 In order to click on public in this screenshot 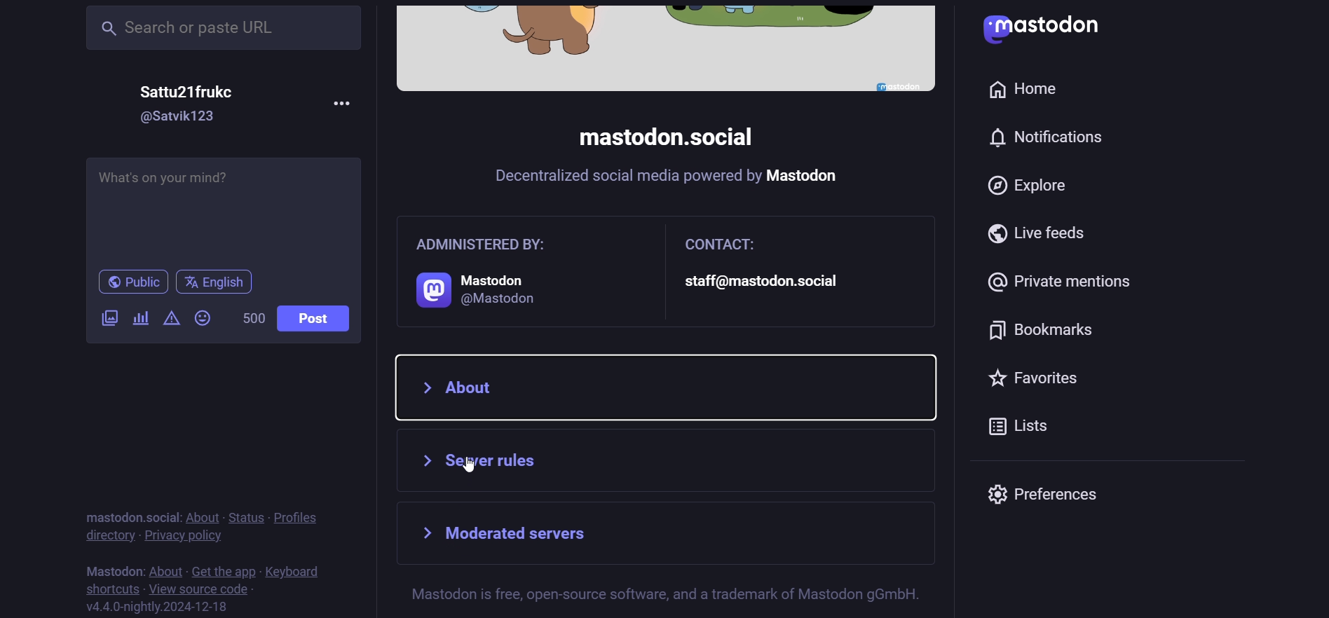, I will do `click(125, 283)`.